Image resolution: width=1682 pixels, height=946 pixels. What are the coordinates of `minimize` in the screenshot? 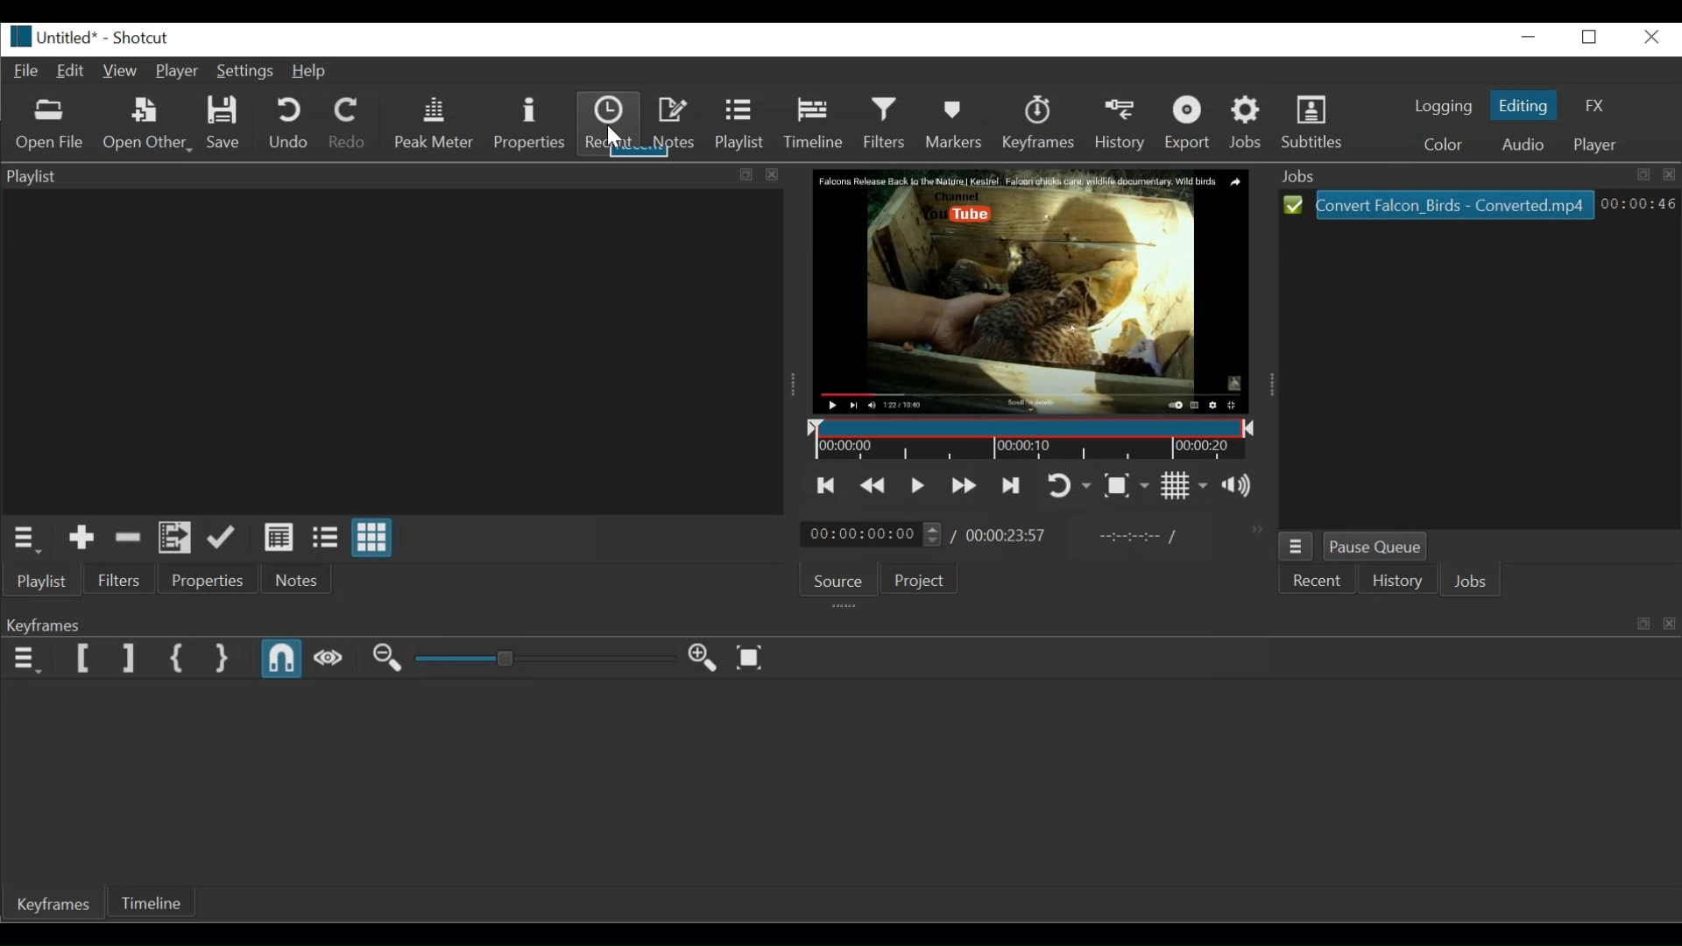 It's located at (1529, 37).